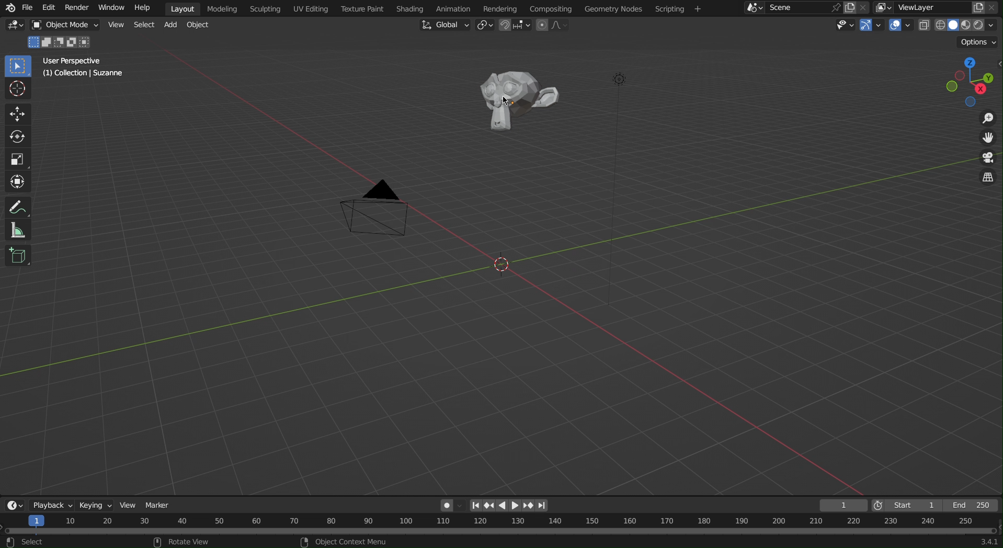  Describe the element at coordinates (455, 8) in the screenshot. I see `Animation` at that location.